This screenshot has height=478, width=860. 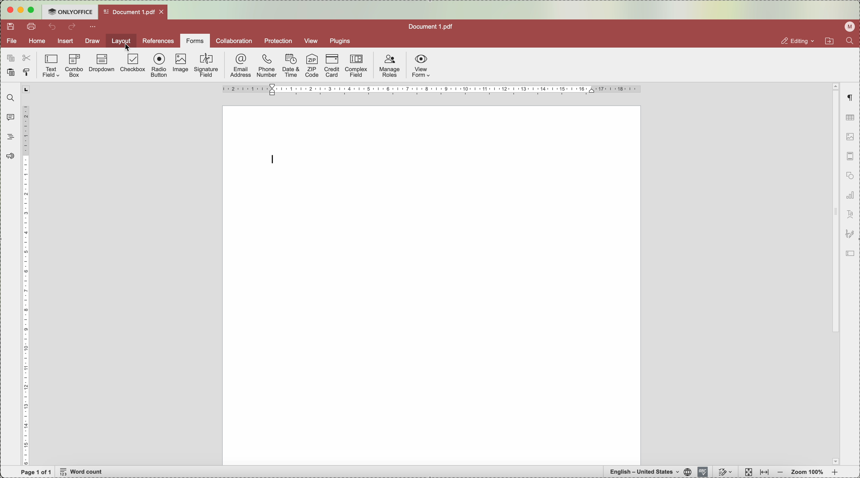 What do you see at coordinates (852, 254) in the screenshot?
I see `icon` at bounding box center [852, 254].